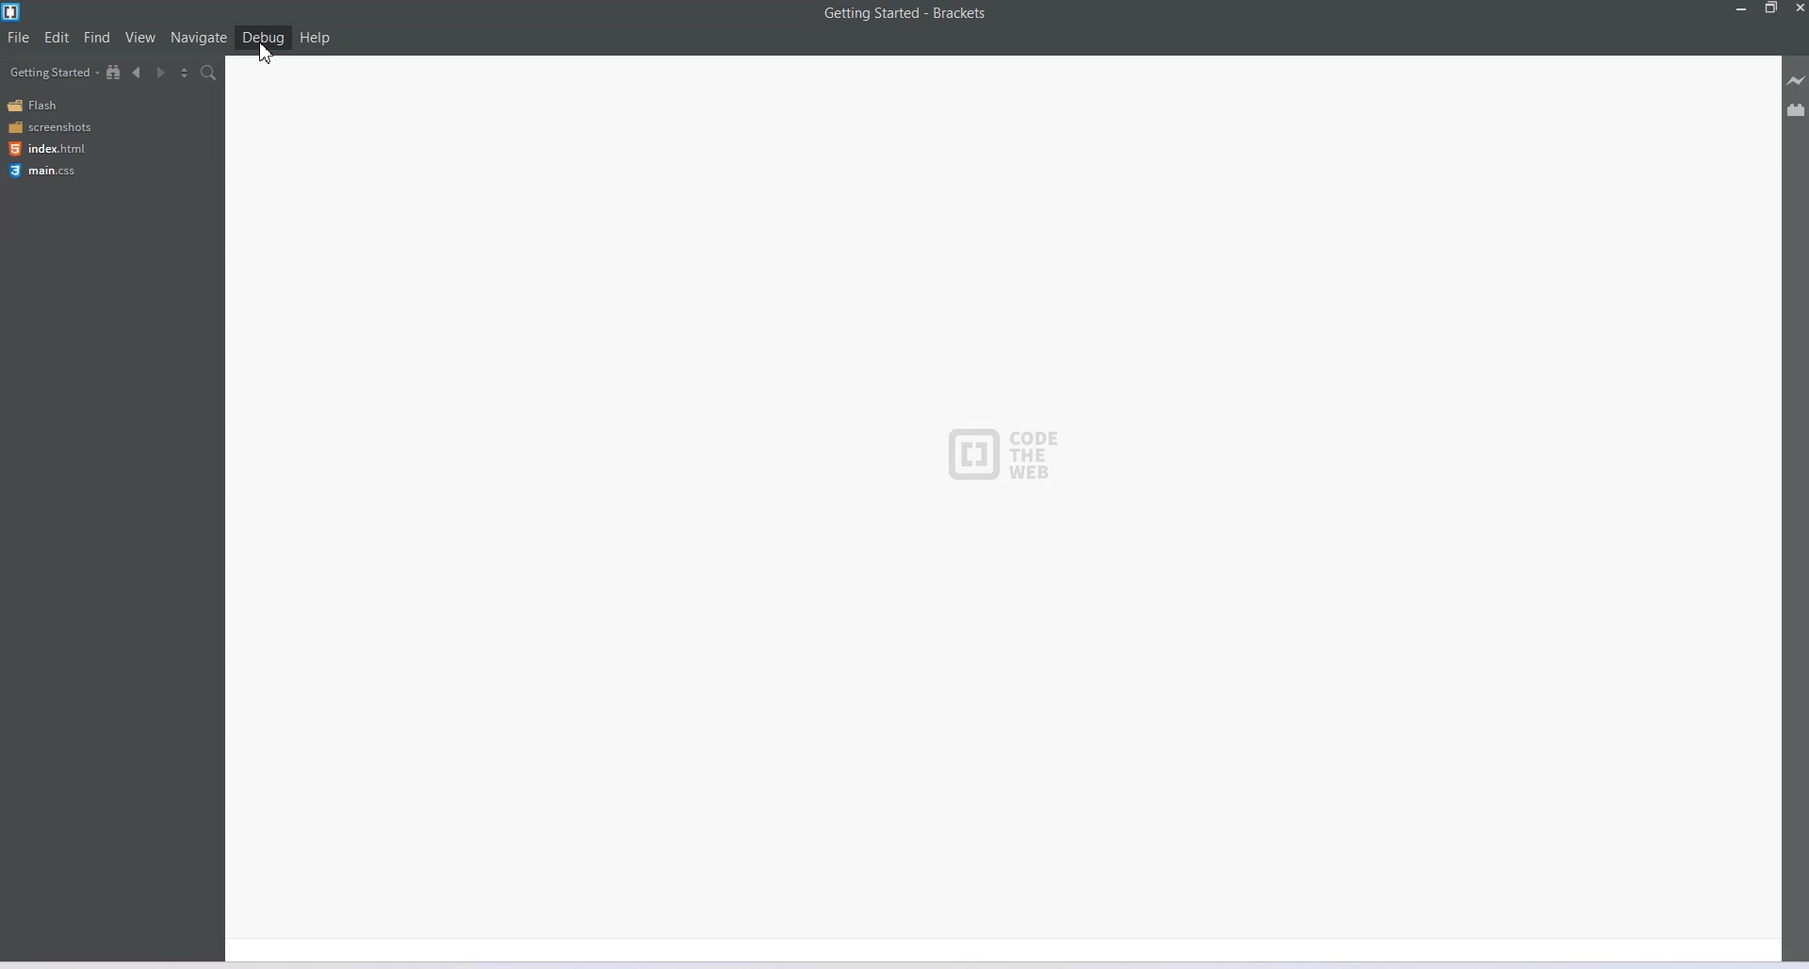  I want to click on Find, so click(98, 37).